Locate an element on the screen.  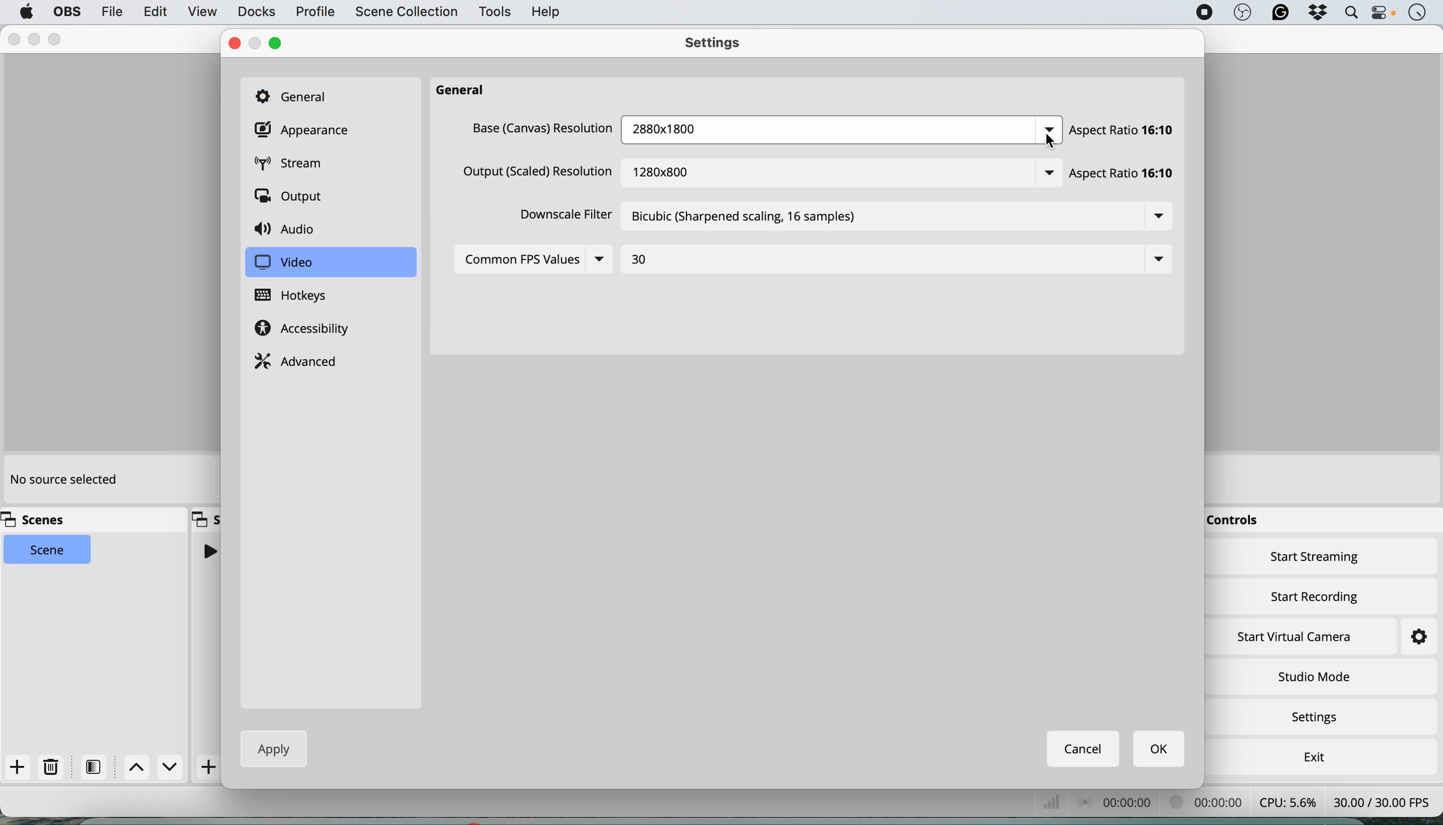
base canvas resolution is located at coordinates (543, 131).